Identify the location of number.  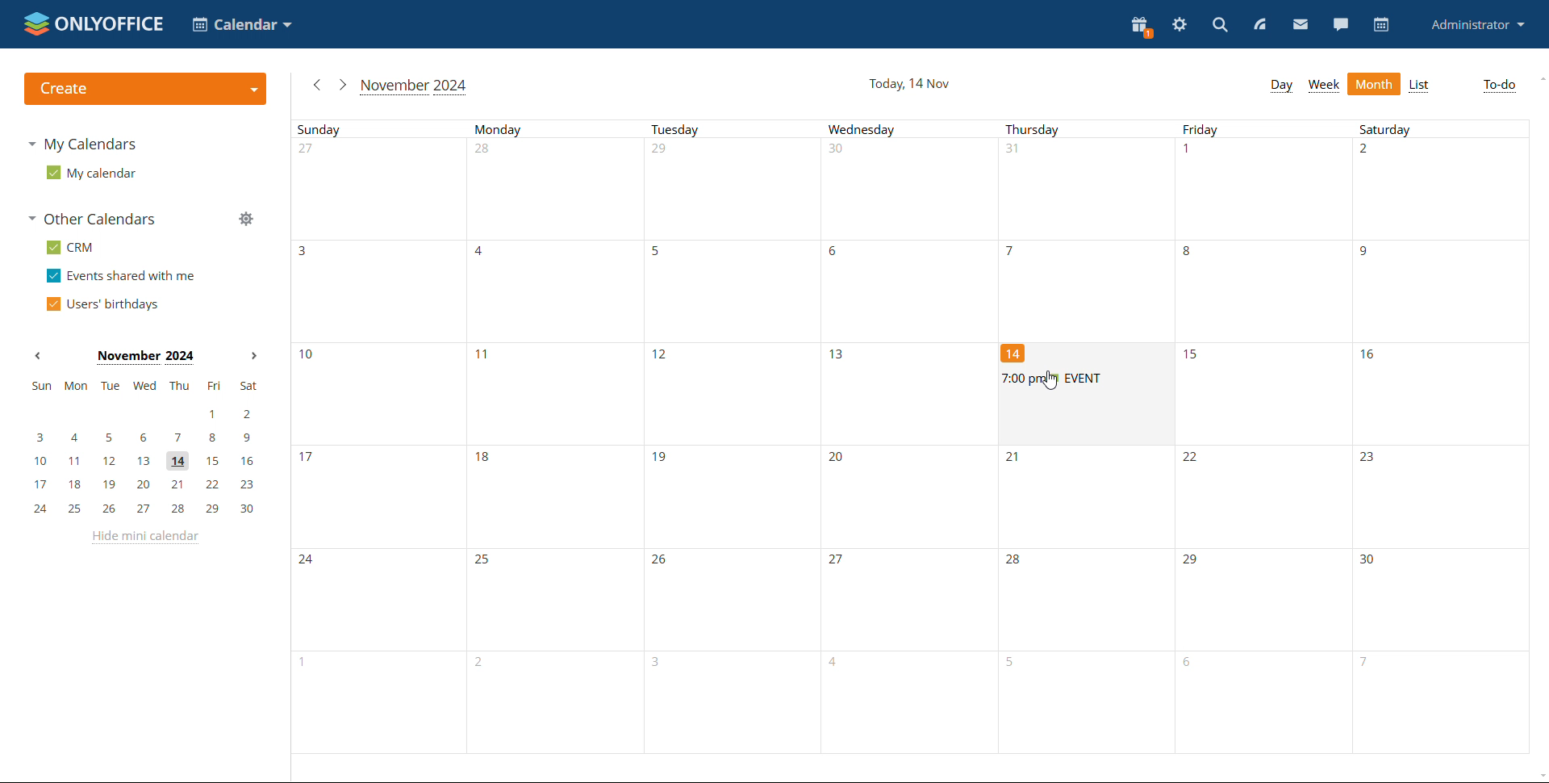
(1195, 460).